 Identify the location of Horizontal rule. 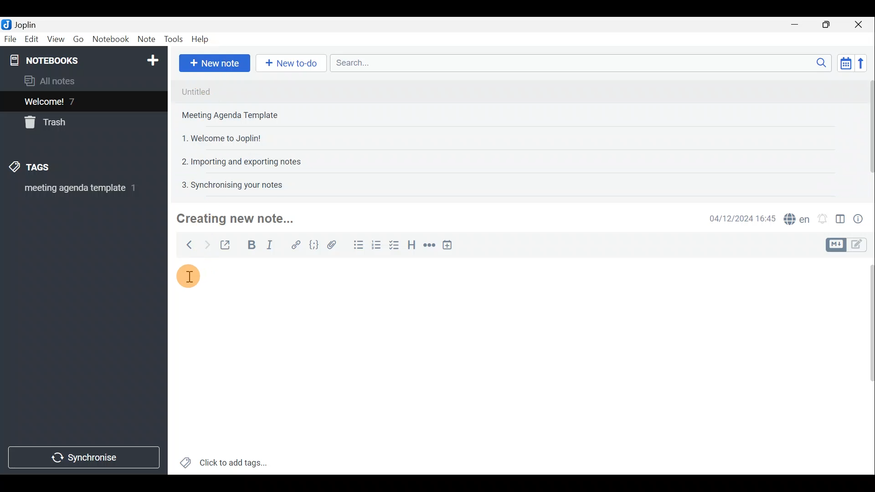
(428, 245).